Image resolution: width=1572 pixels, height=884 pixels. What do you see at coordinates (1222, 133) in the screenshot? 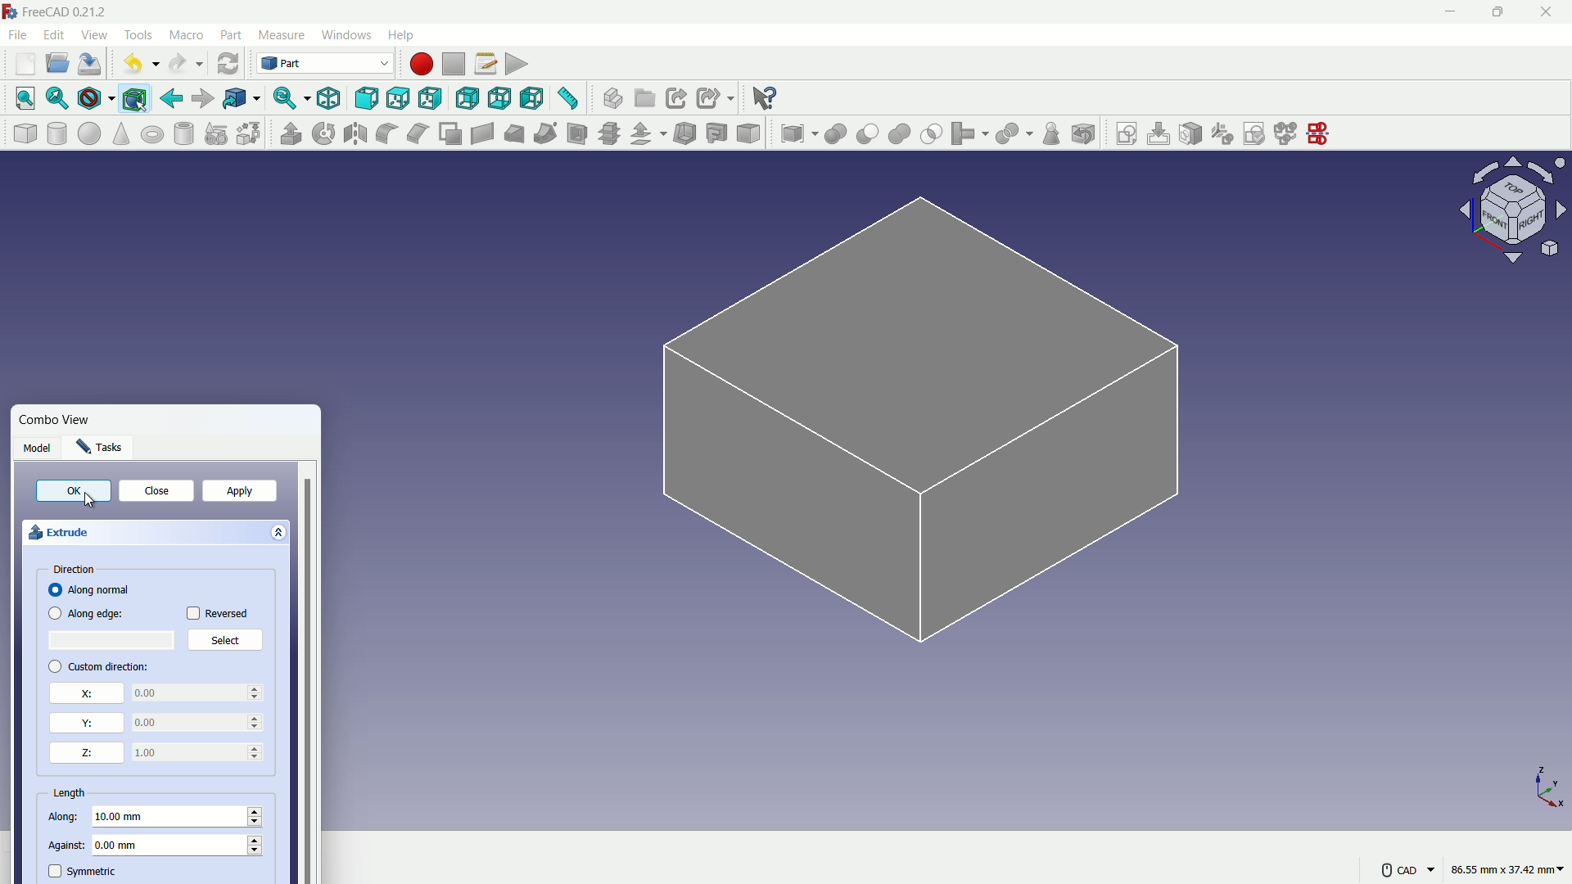
I see `reorient sketch` at bounding box center [1222, 133].